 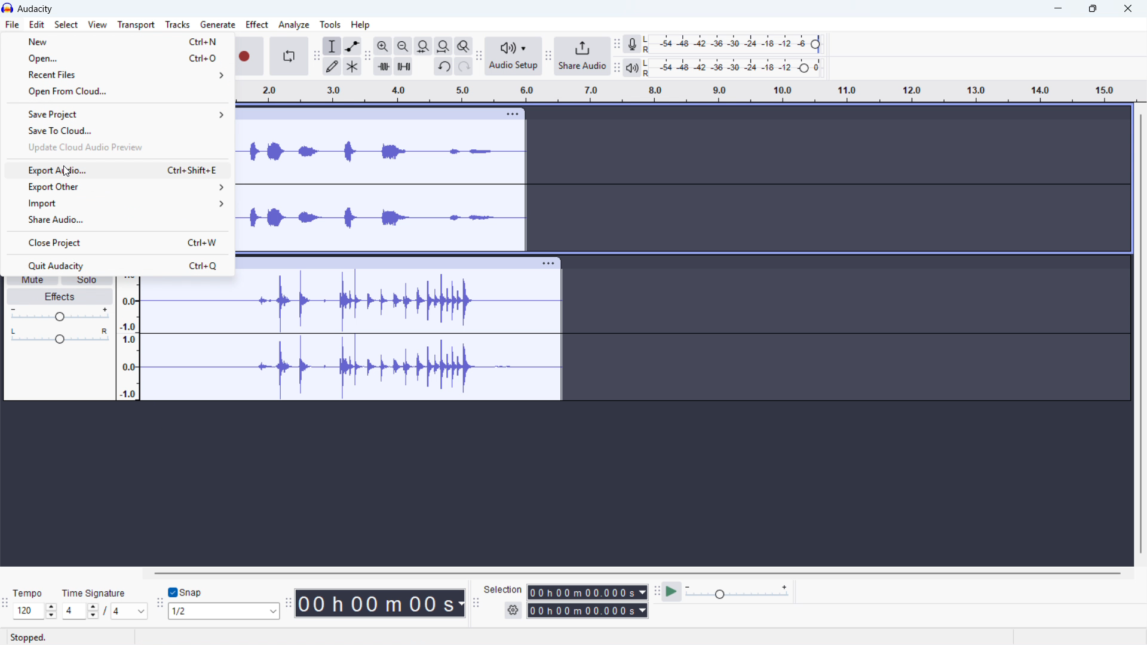 I want to click on audio 2 waveform, so click(x=351, y=340).